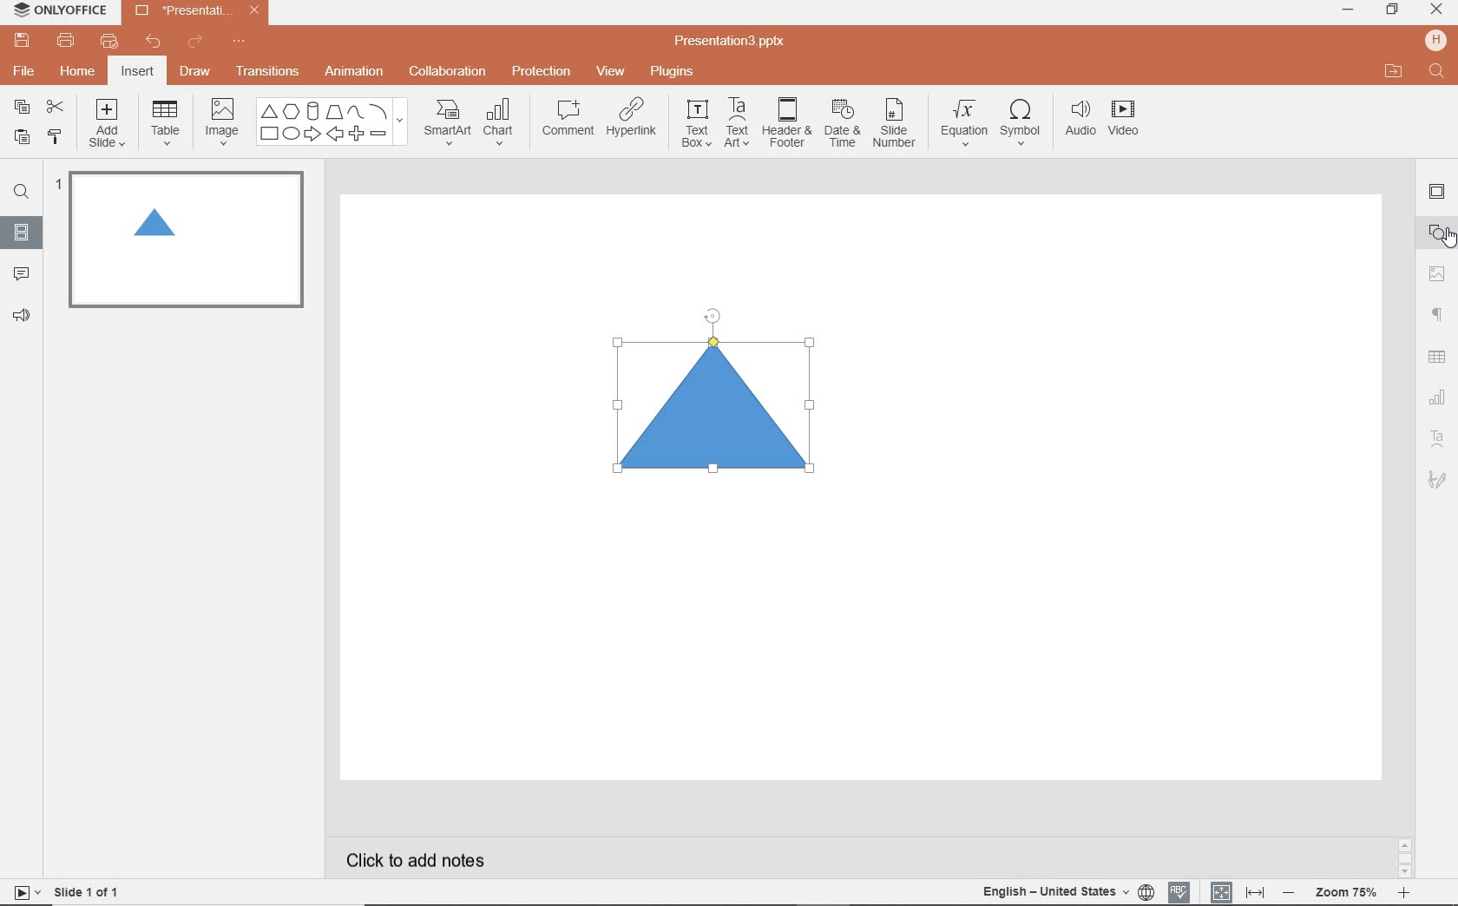  I want to click on slide 1, so click(182, 240).